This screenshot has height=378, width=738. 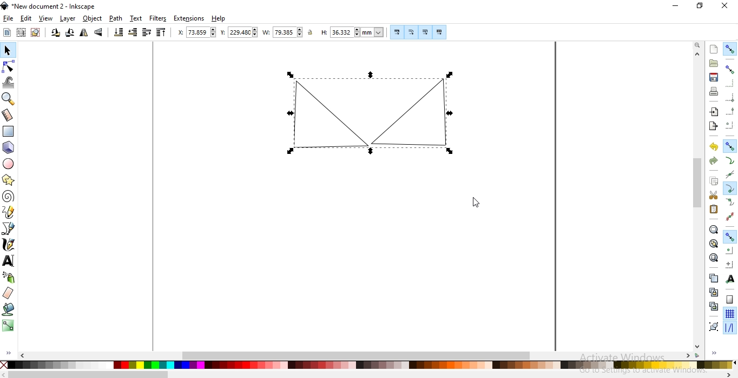 What do you see at coordinates (8, 50) in the screenshot?
I see `select and transform objects` at bounding box center [8, 50].